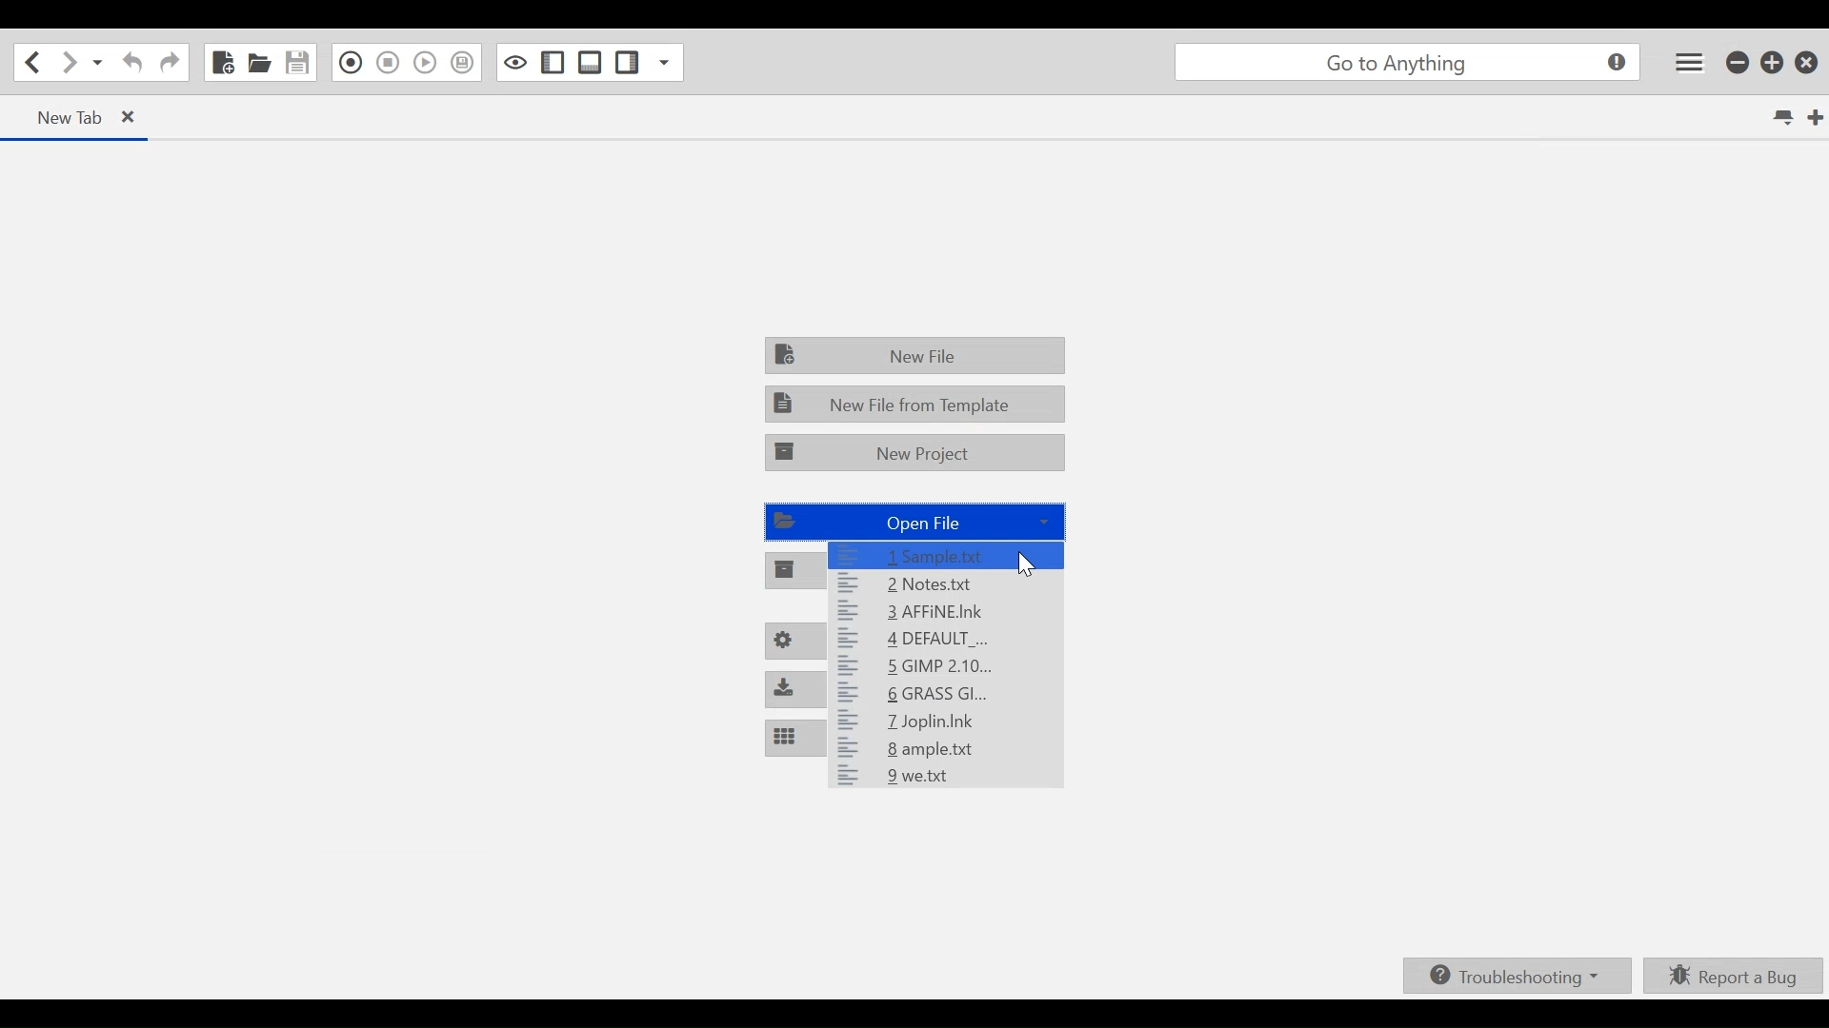 The width and height of the screenshot is (1829, 1028). Describe the element at coordinates (793, 739) in the screenshot. I see `Customize Panes` at that location.